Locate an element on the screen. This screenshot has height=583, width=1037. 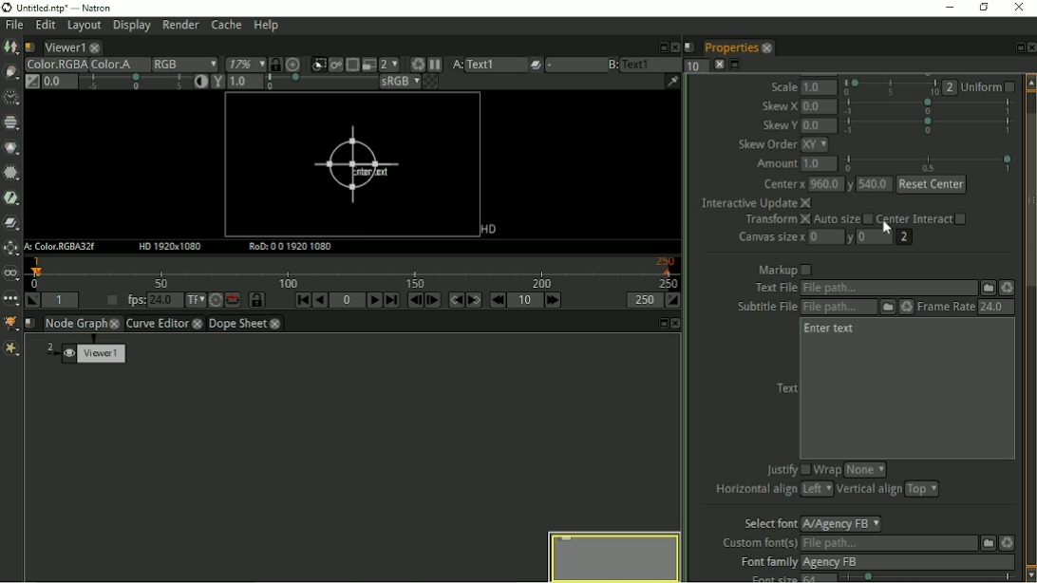
Float pane is located at coordinates (1016, 47).